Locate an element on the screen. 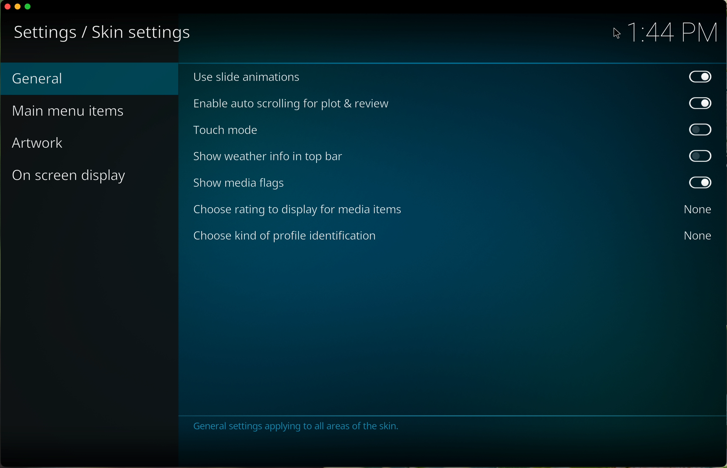 Image resolution: width=727 pixels, height=468 pixels. maximize is located at coordinates (30, 6).